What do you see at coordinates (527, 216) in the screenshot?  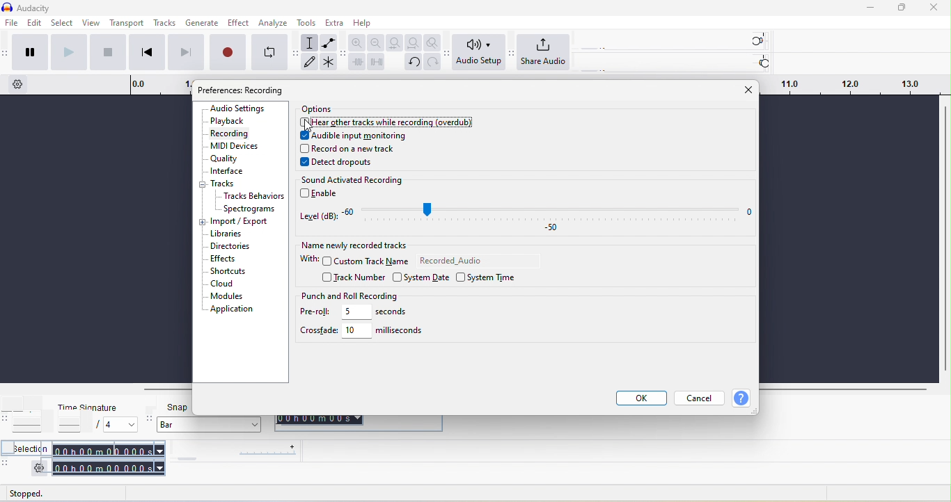 I see `level` at bounding box center [527, 216].